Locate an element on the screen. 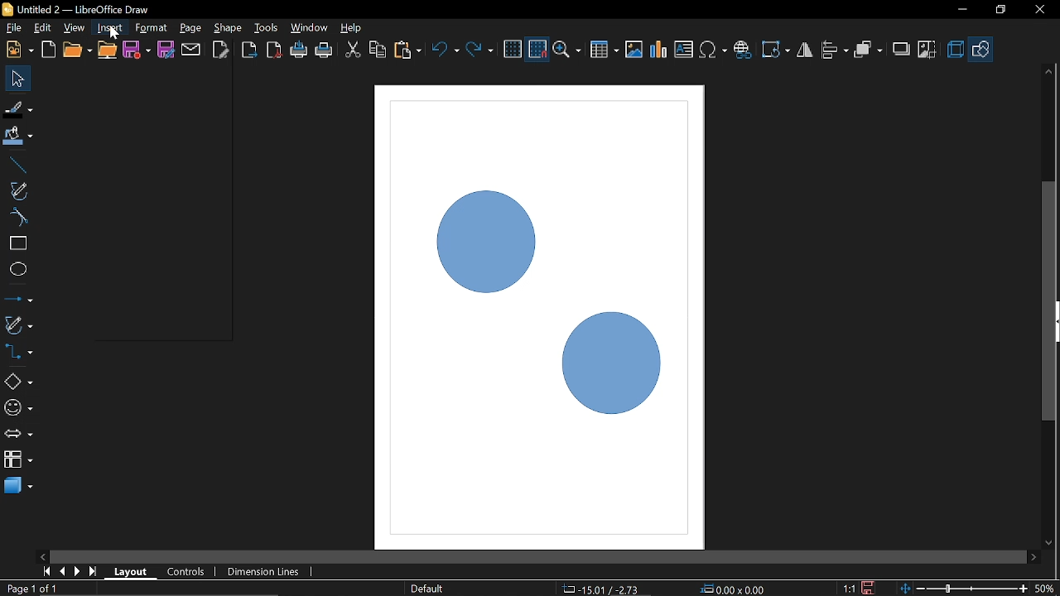  Save is located at coordinates (137, 51).